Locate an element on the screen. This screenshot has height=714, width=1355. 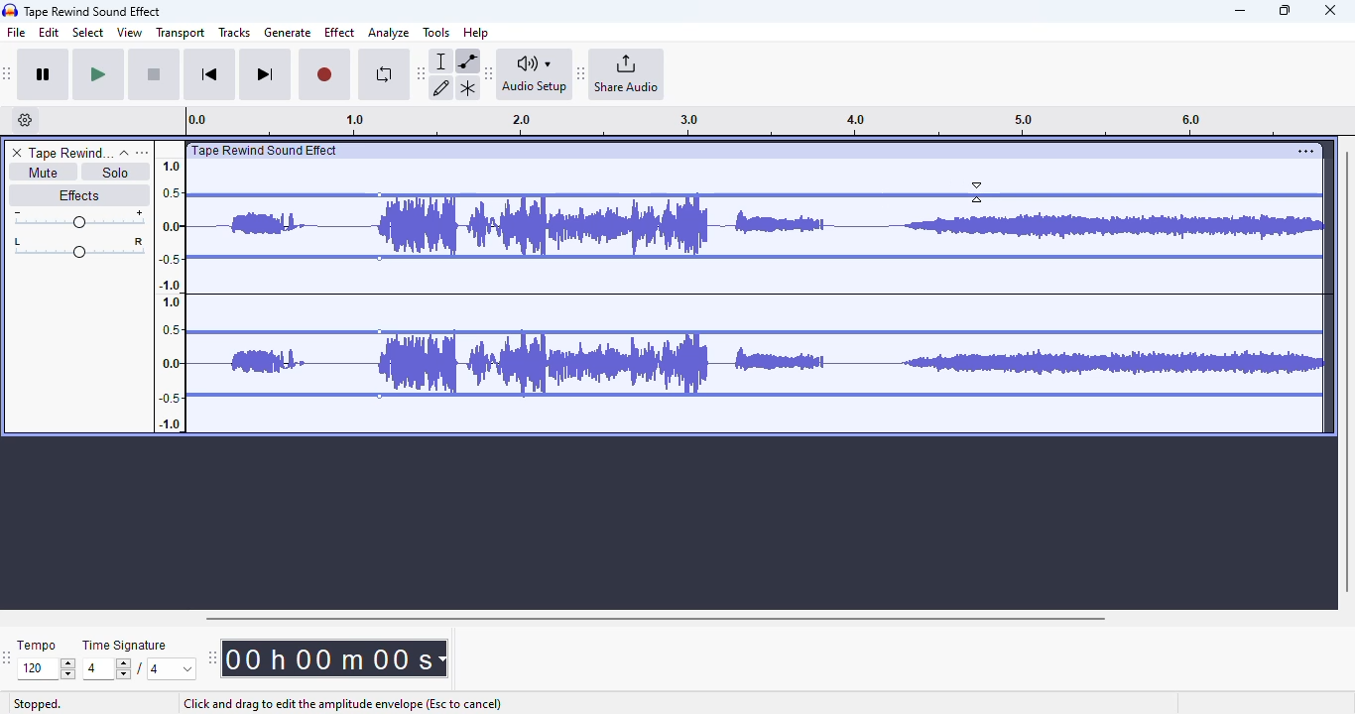
file is located at coordinates (17, 33).